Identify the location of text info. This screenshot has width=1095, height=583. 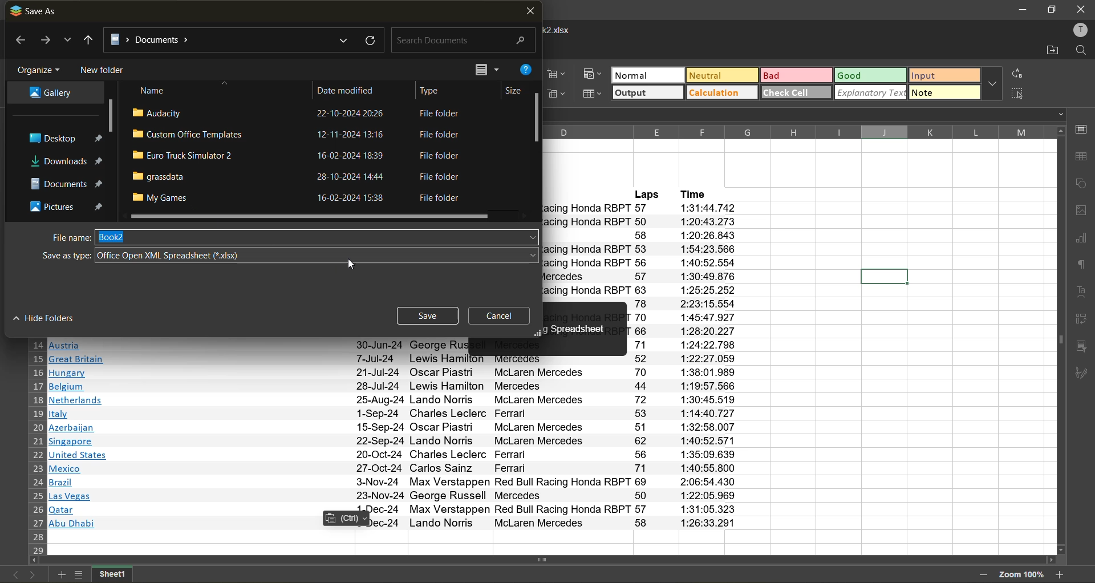
(394, 387).